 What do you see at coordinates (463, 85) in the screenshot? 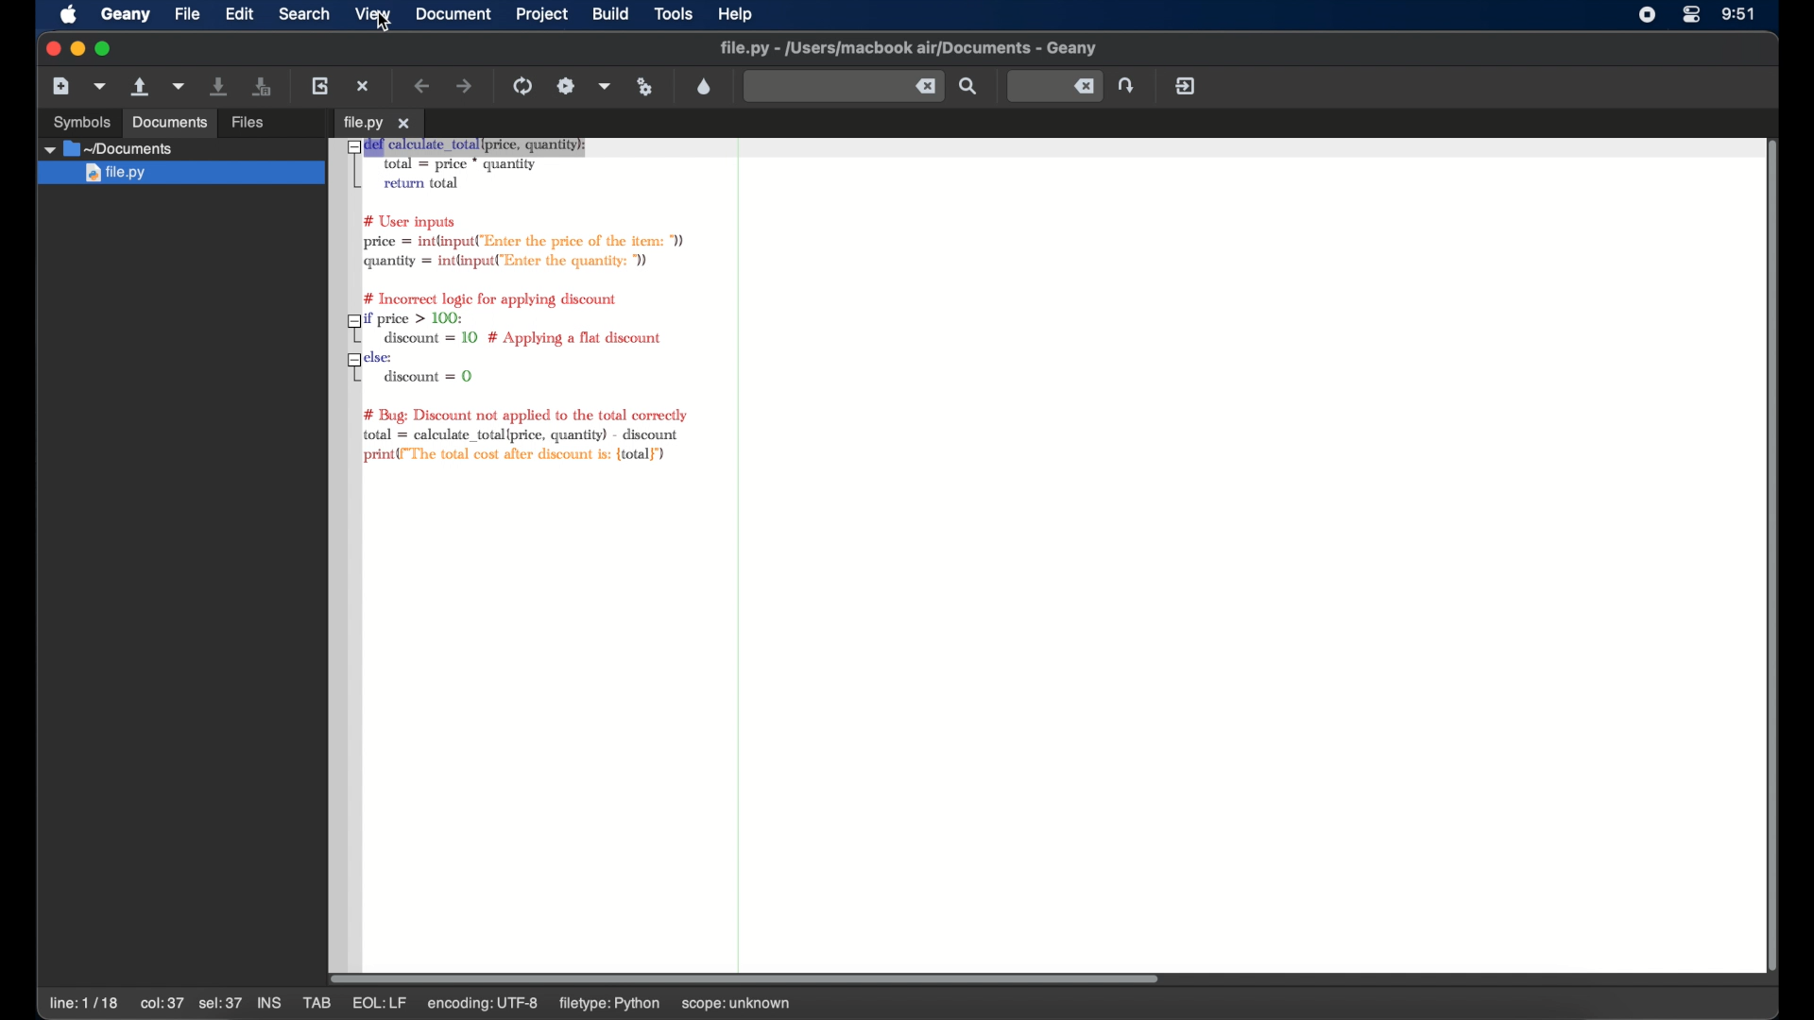
I see `navigate forward a location` at bounding box center [463, 85].